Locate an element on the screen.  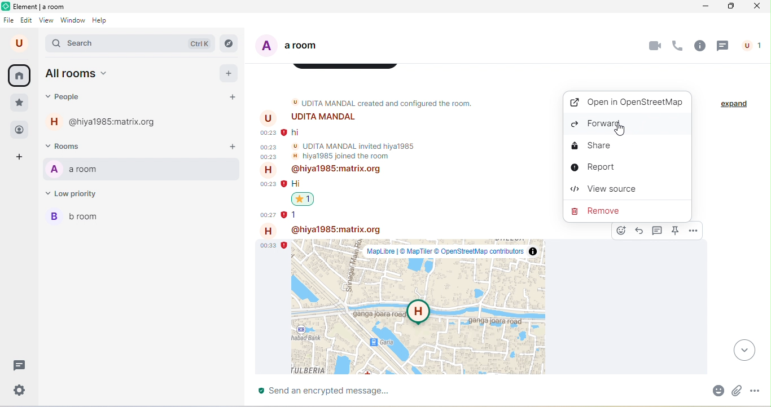
add room is located at coordinates (229, 144).